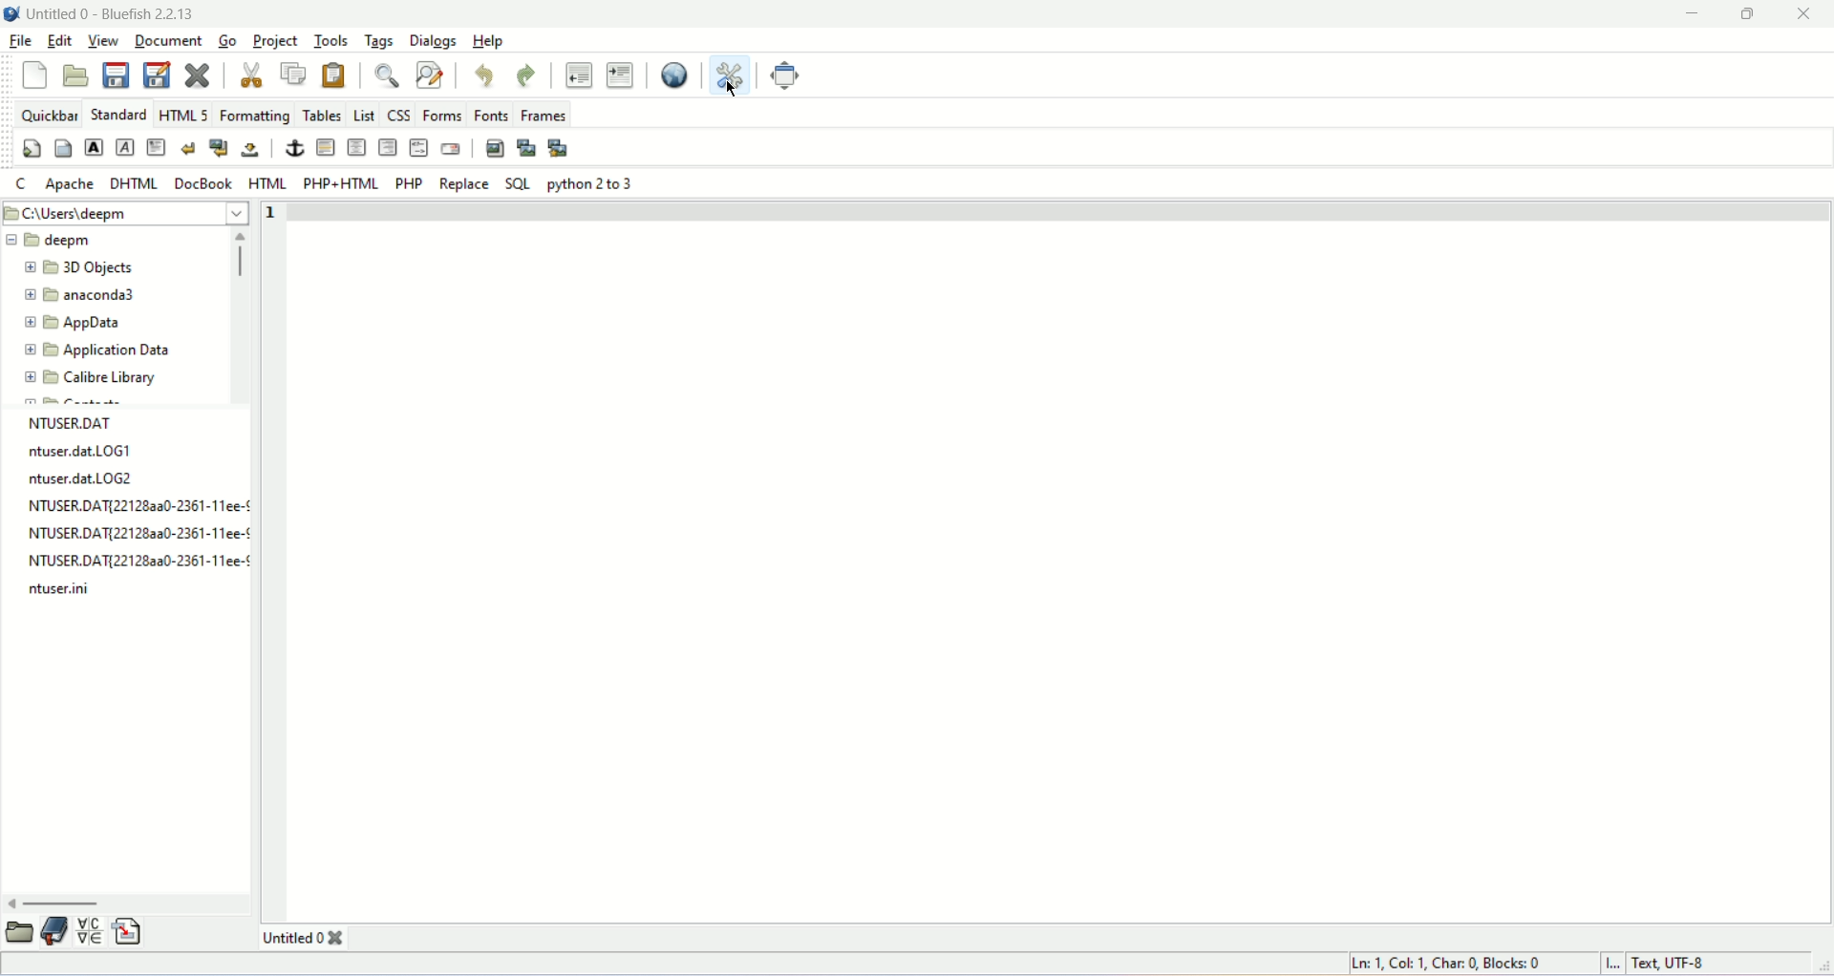  Describe the element at coordinates (75, 454) in the screenshot. I see `ntuser.dat.LOG1` at that location.